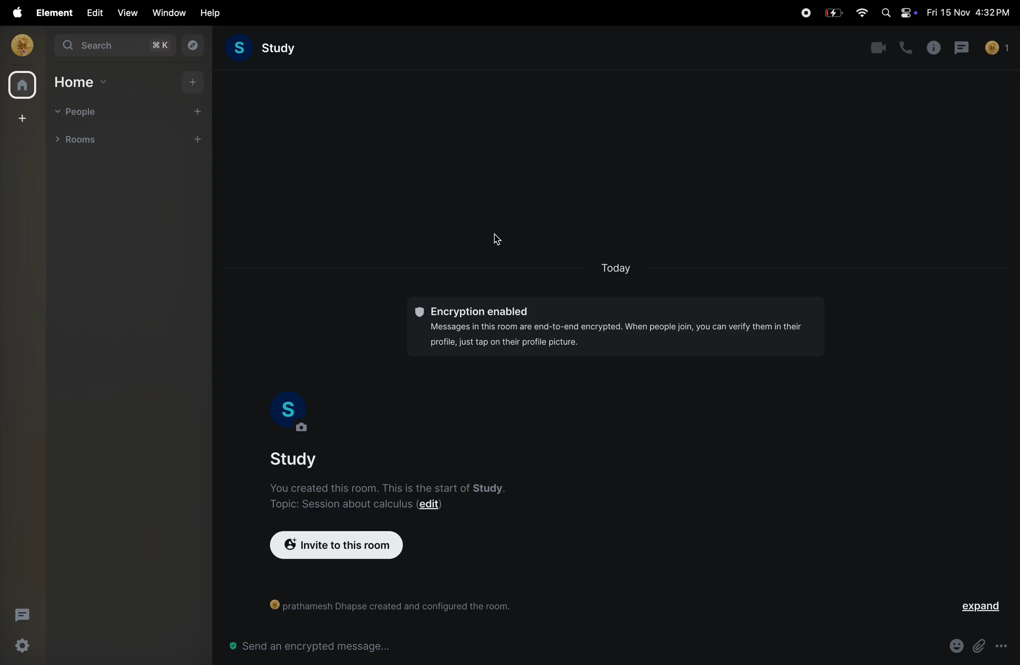 The width and height of the screenshot is (1020, 665). Describe the element at coordinates (305, 458) in the screenshot. I see `room name` at that location.